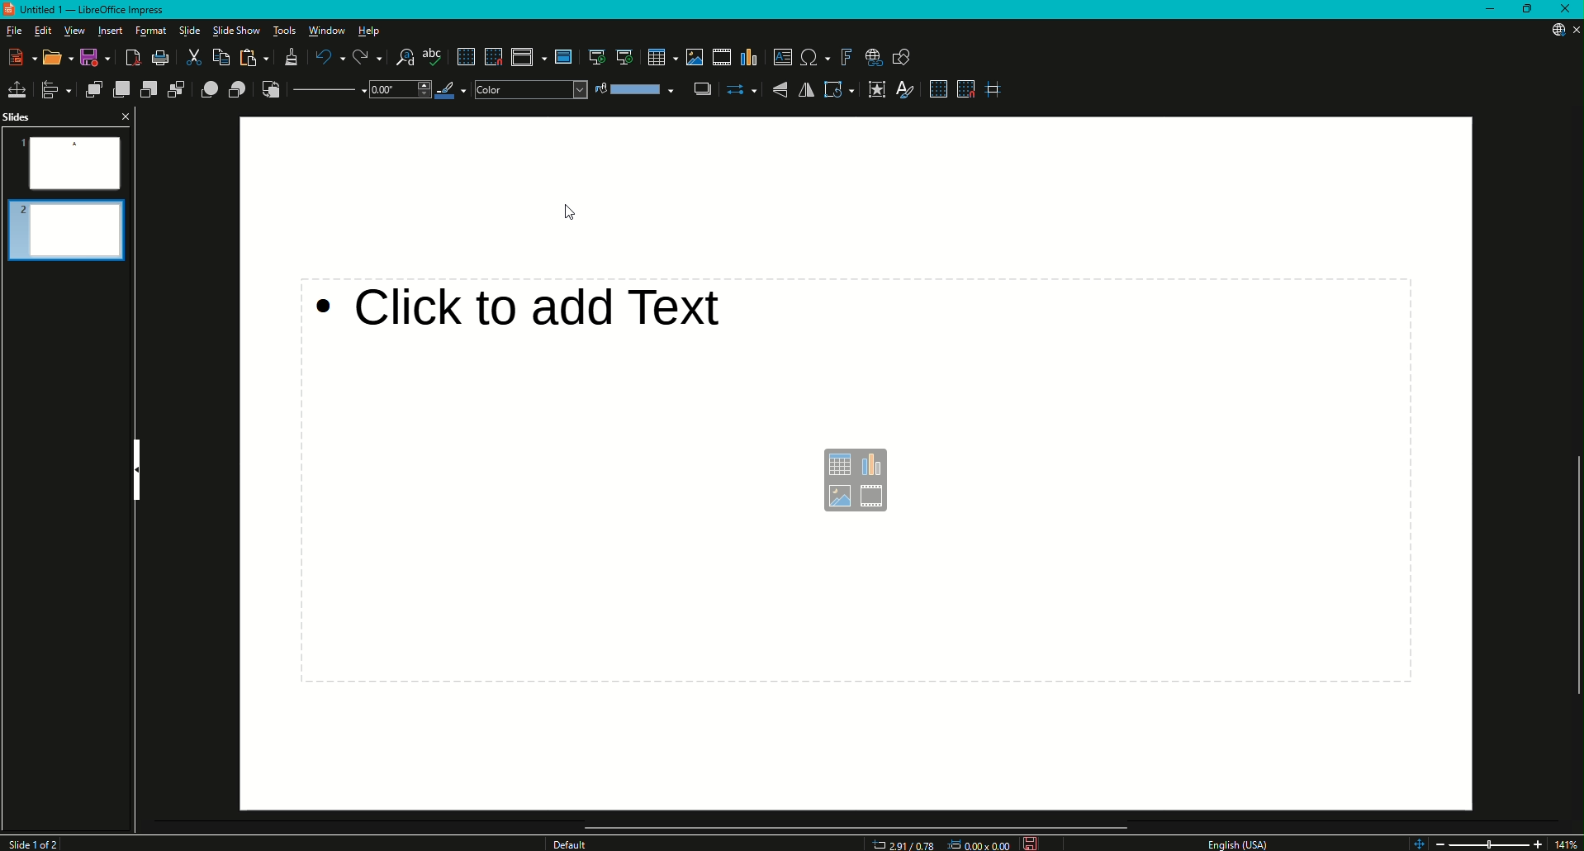 The height and width of the screenshot is (851, 1584). Describe the element at coordinates (940, 844) in the screenshot. I see `Dimensions` at that location.